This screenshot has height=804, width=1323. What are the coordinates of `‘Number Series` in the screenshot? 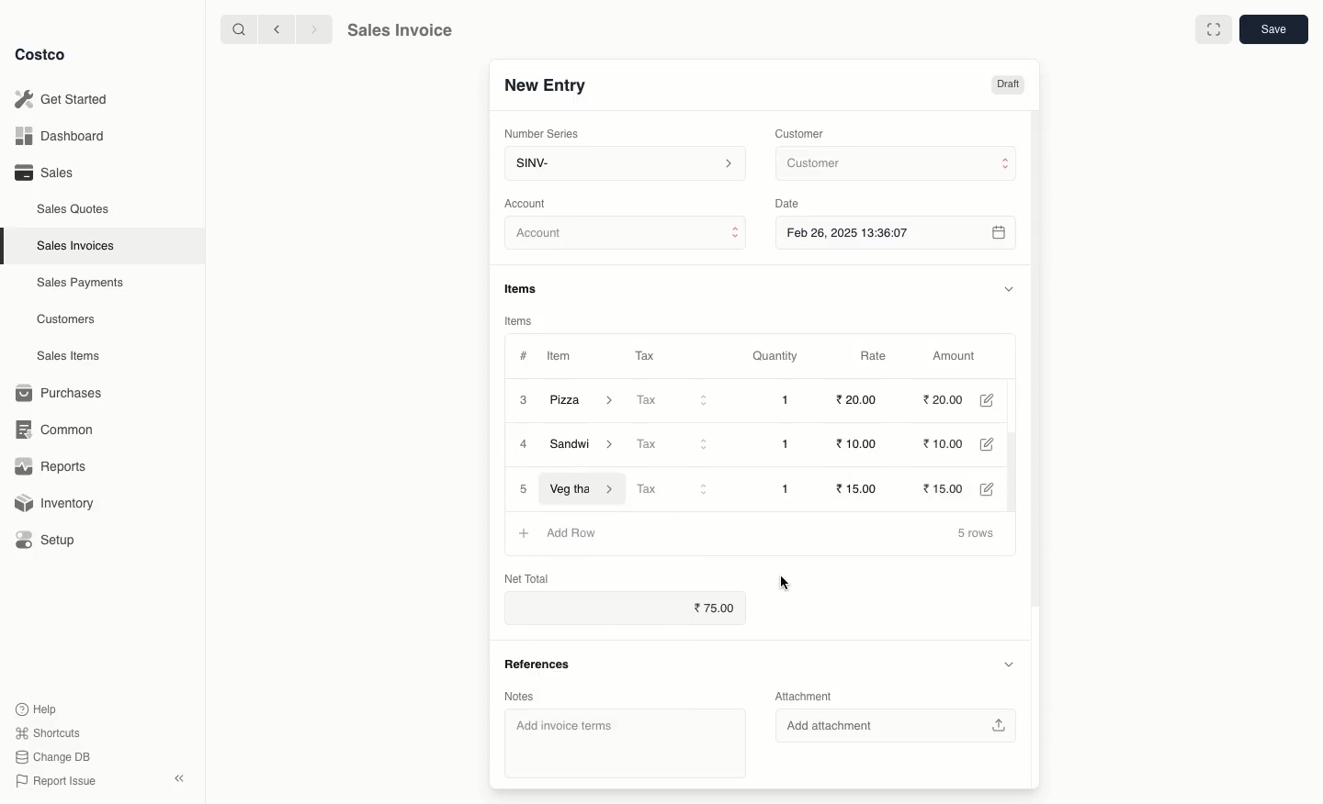 It's located at (538, 134).